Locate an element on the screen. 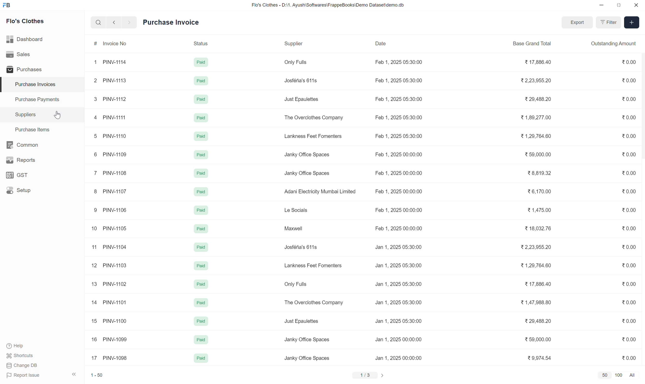  Paid is located at coordinates (201, 247).